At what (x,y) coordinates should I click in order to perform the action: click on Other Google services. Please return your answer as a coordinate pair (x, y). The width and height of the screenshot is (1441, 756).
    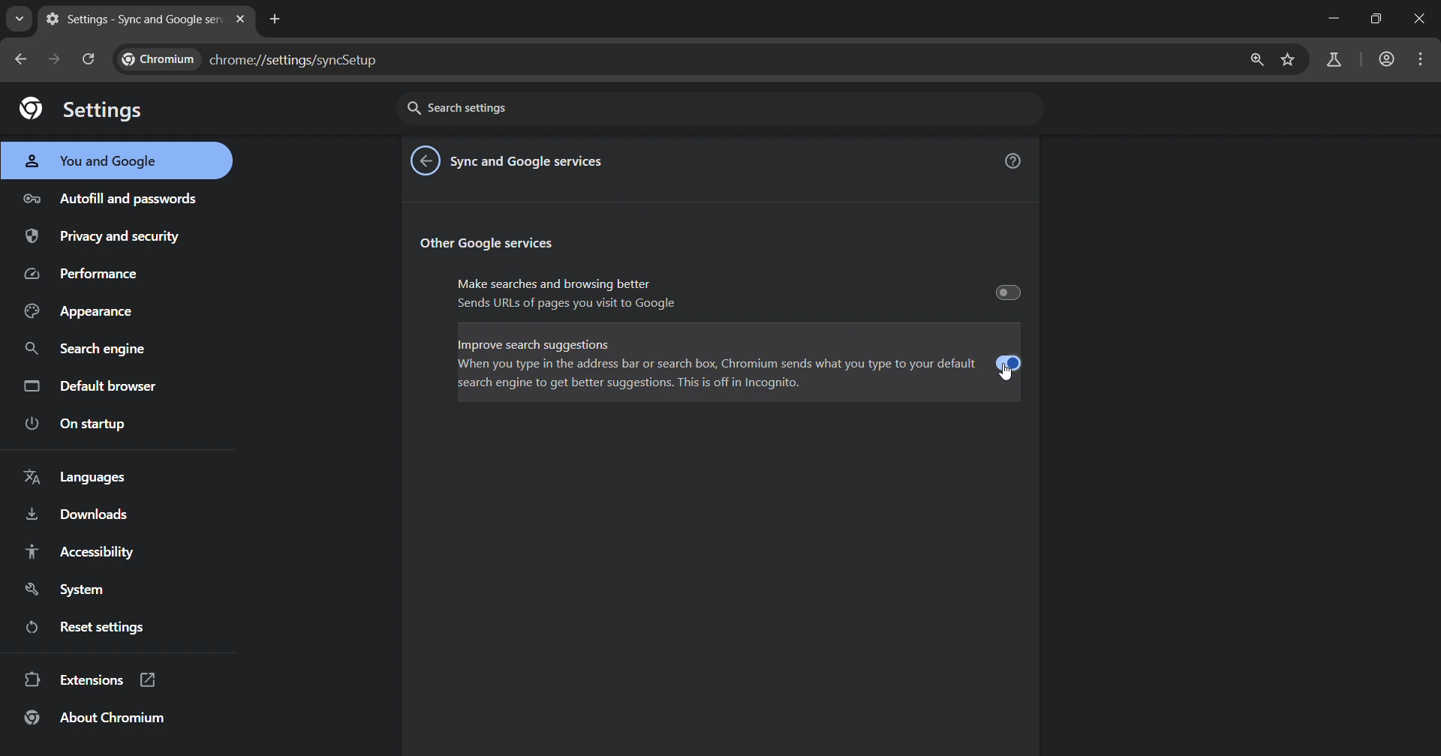
    Looking at the image, I should click on (490, 242).